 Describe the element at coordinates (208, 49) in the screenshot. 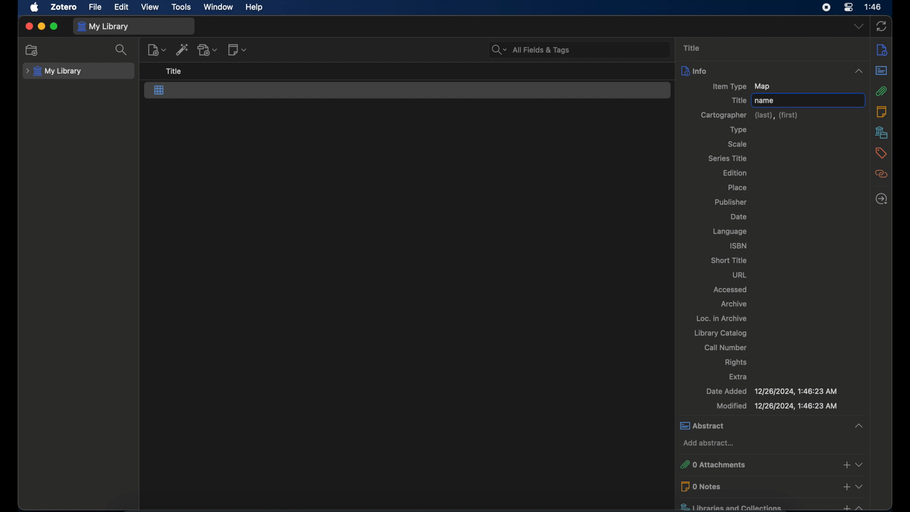

I see `add attachment` at that location.